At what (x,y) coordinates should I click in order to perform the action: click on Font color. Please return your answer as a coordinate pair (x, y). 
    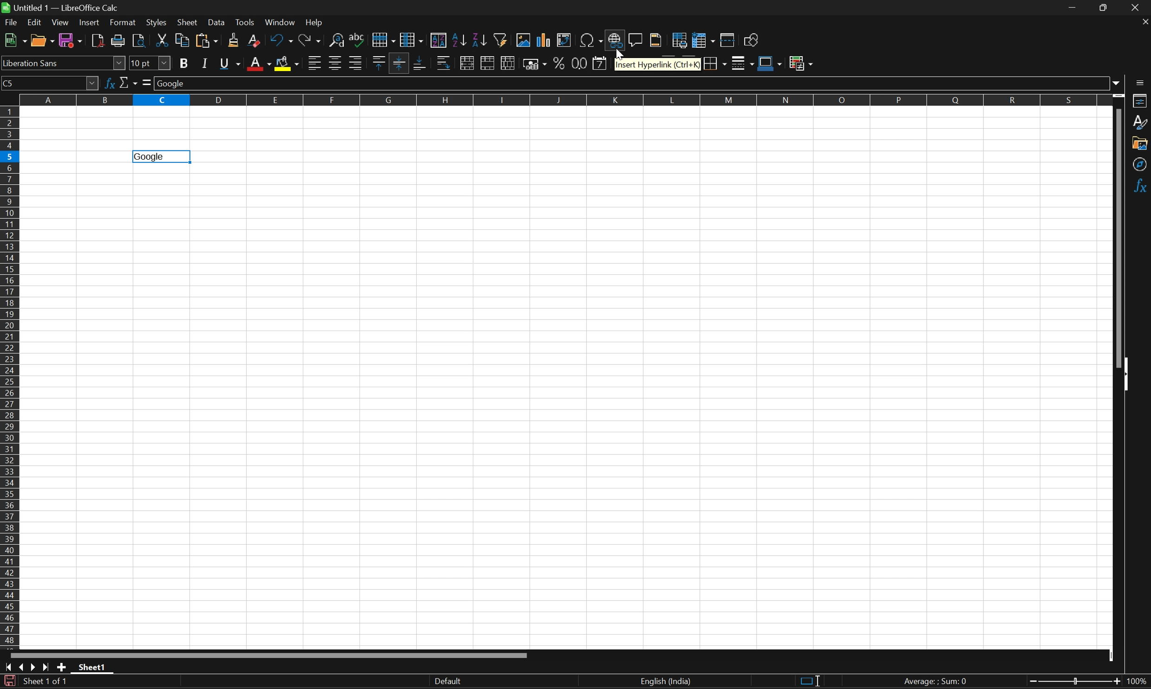
    Looking at the image, I should click on (258, 64).